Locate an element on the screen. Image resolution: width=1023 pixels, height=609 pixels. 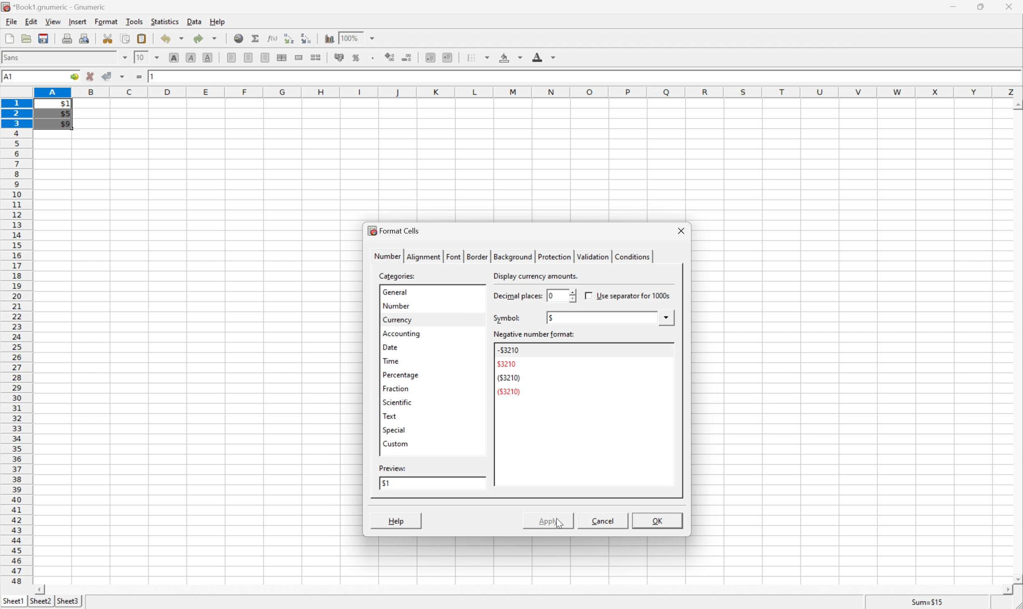
edit function in current cell is located at coordinates (273, 37).